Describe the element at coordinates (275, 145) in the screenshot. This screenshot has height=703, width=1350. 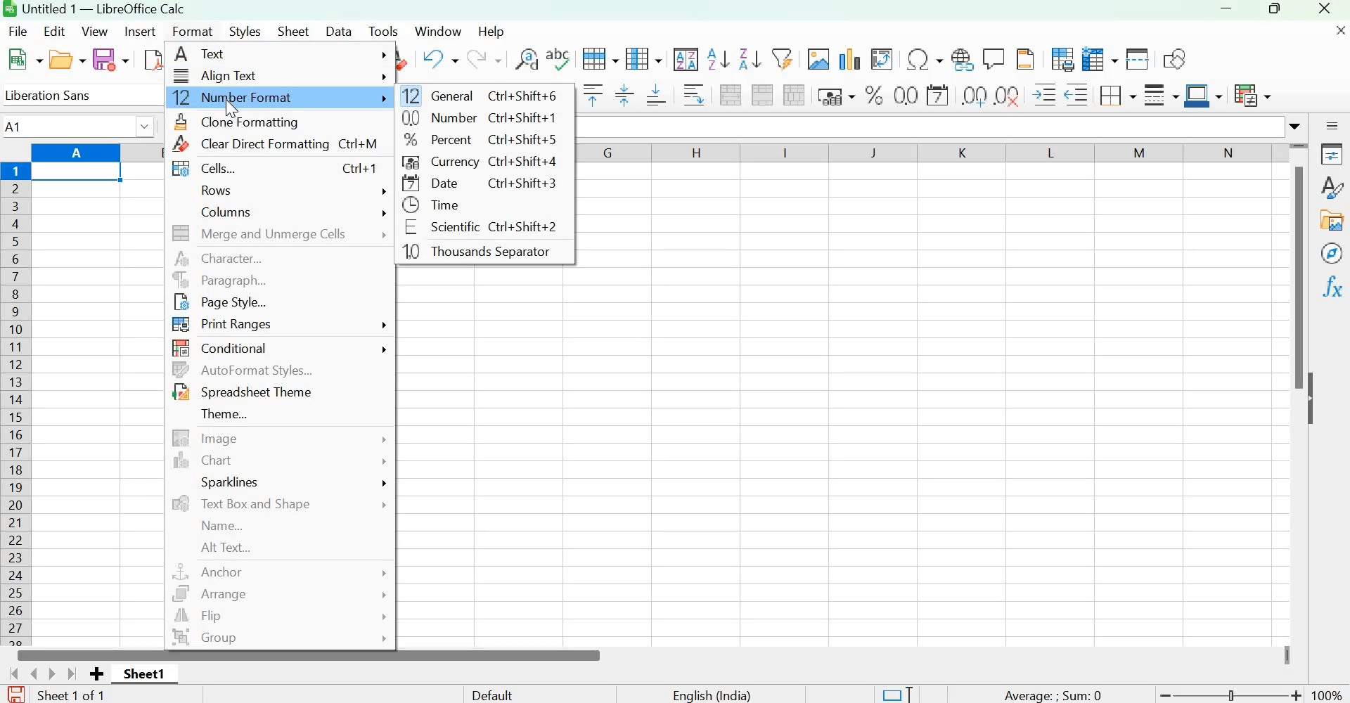
I see `Clear Direct Formatting` at that location.